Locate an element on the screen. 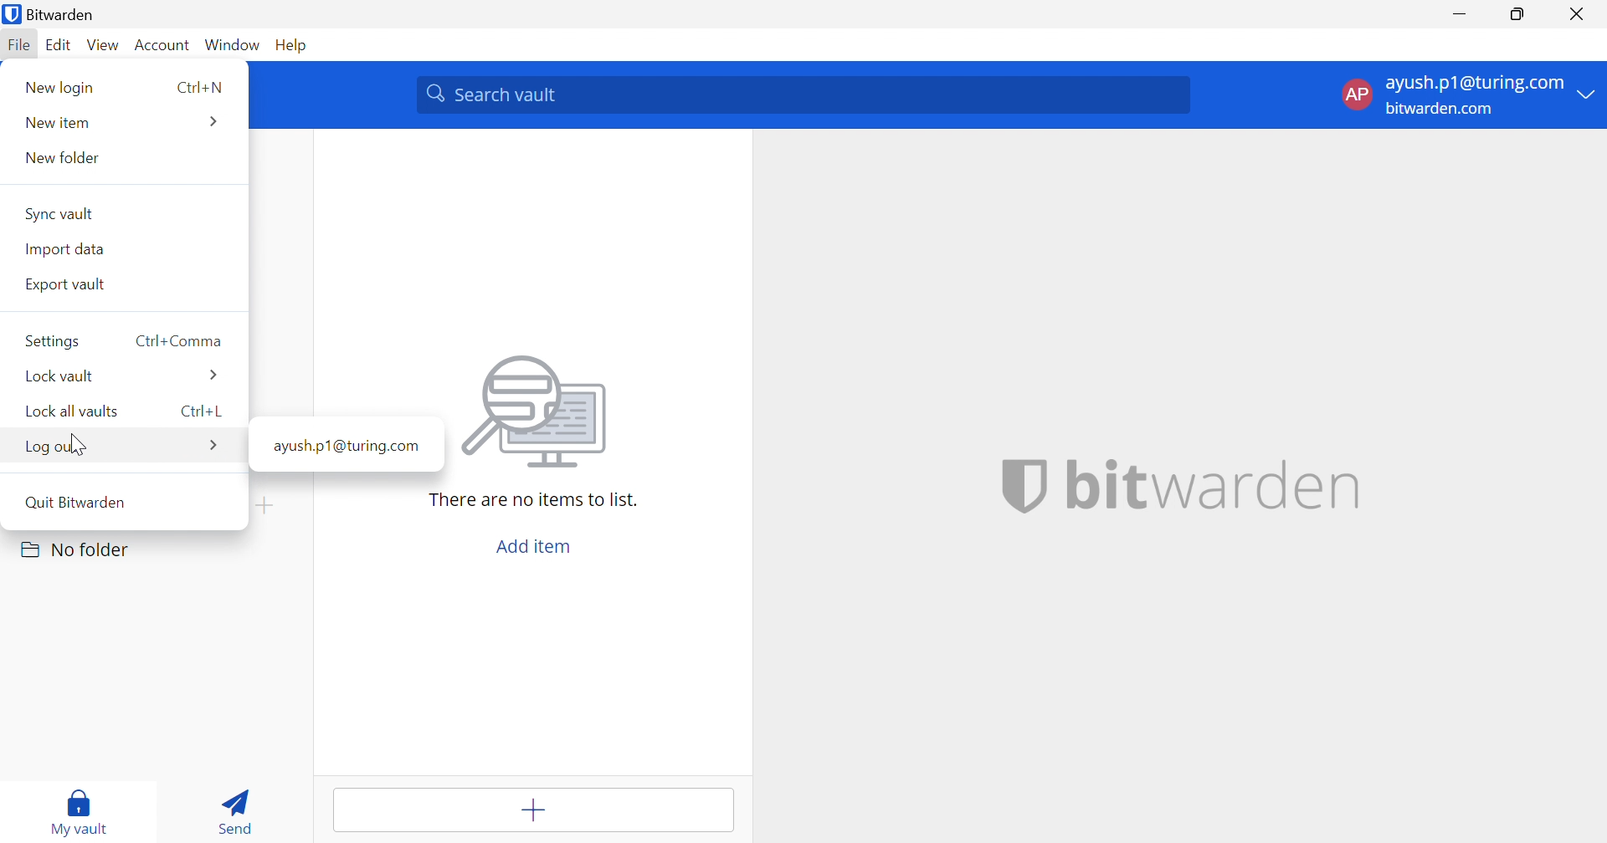 This screenshot has height=843, width=1607. Edit is located at coordinates (61, 46).